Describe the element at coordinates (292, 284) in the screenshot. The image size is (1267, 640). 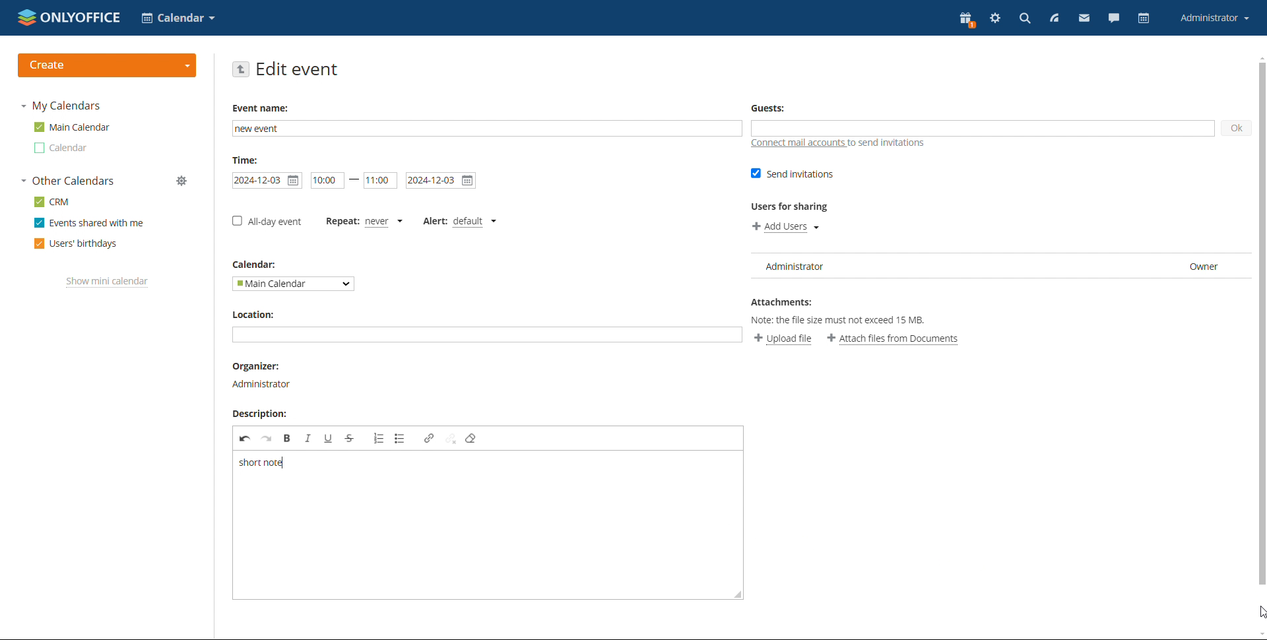
I see `select calendar` at that location.